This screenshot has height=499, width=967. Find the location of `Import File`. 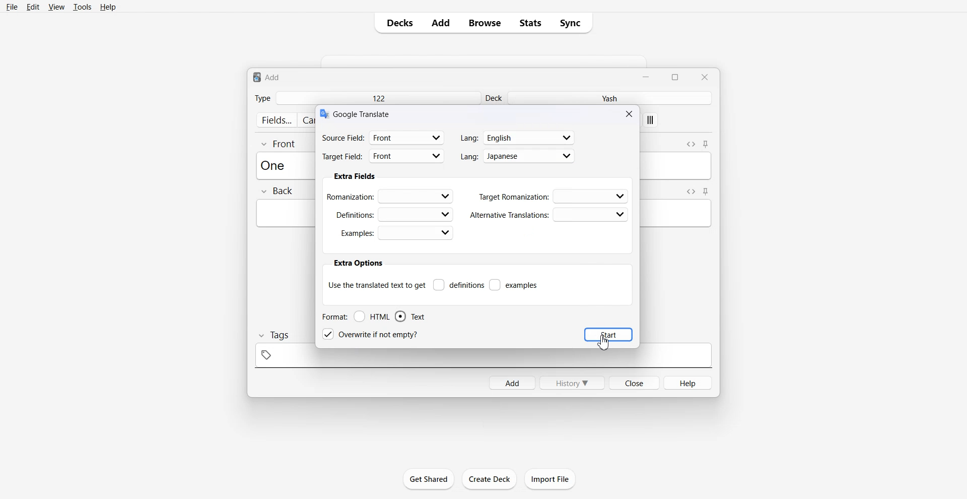

Import File is located at coordinates (550, 479).